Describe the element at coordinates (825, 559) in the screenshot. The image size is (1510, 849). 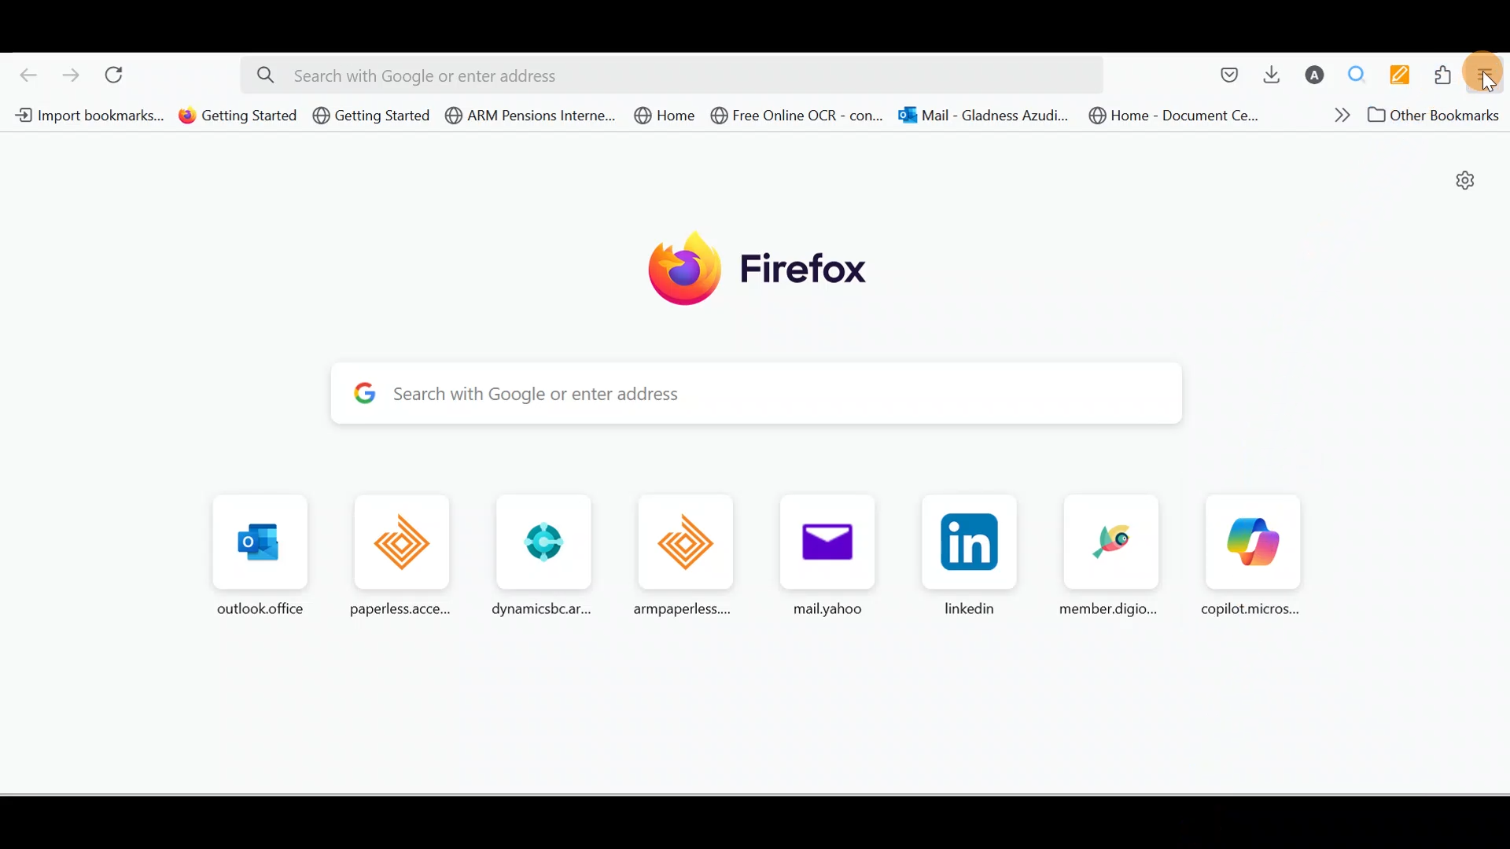
I see `mailyahoo` at that location.